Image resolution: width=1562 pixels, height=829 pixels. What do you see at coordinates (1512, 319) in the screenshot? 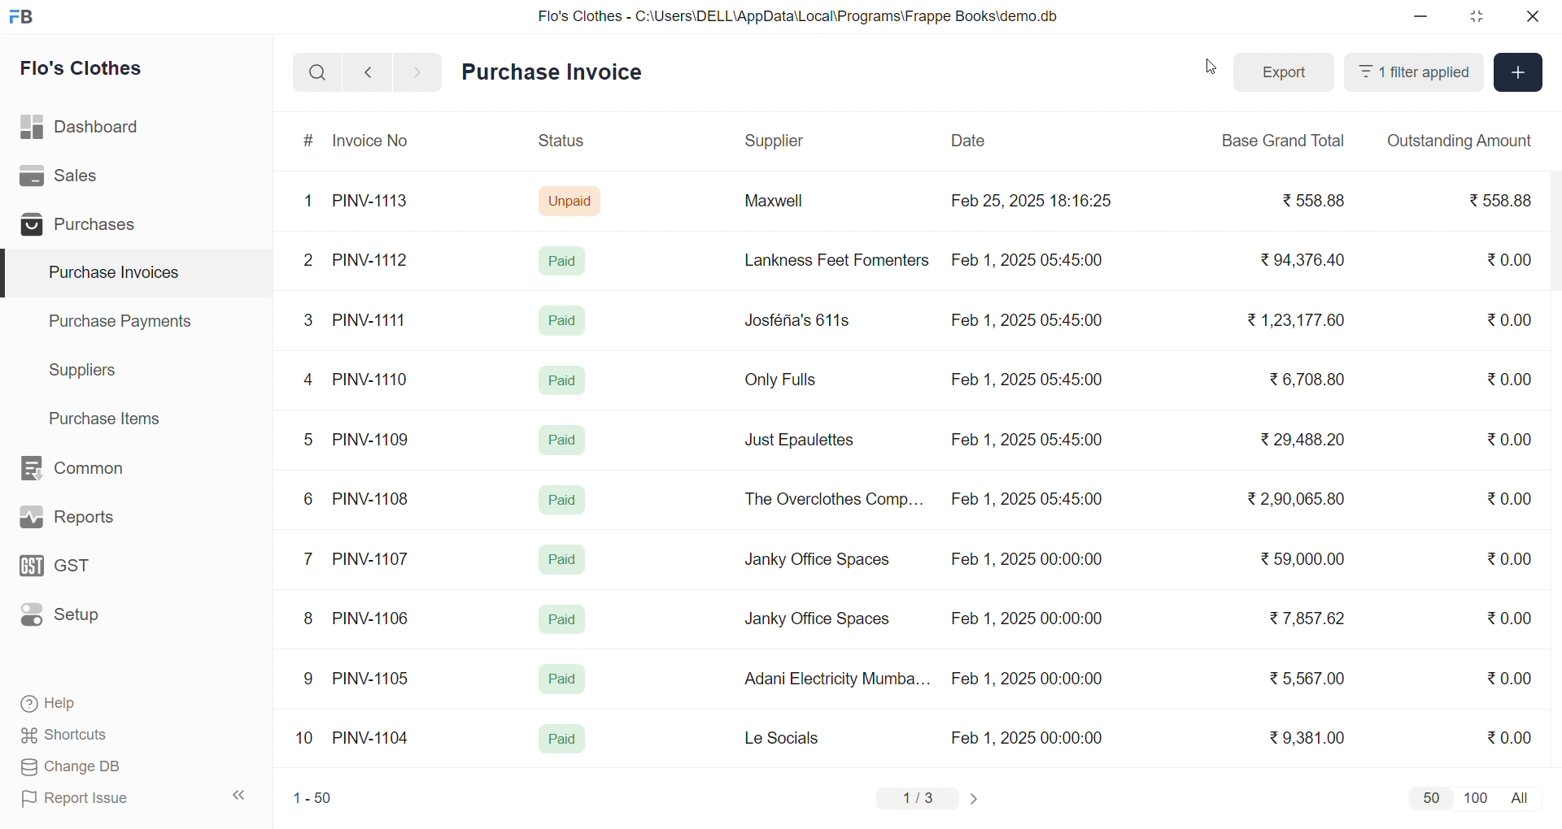
I see `₹0.00` at bounding box center [1512, 319].